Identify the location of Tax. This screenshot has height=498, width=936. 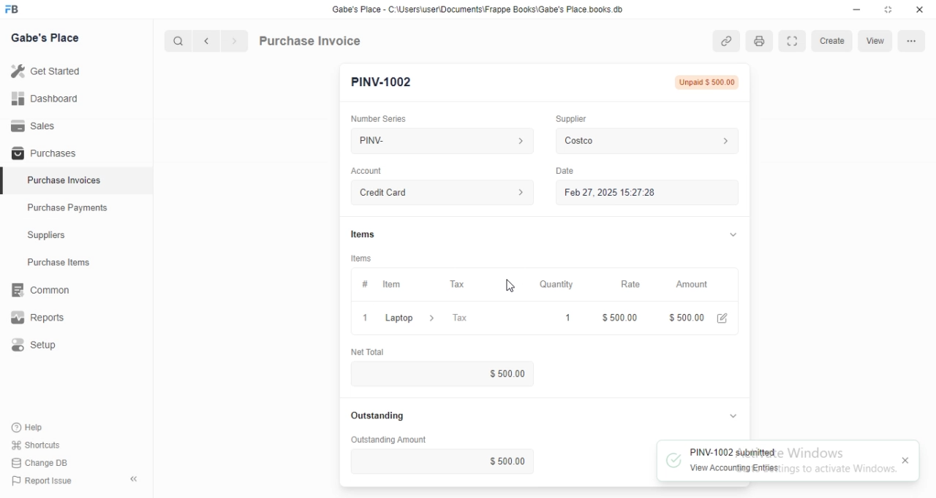
(475, 284).